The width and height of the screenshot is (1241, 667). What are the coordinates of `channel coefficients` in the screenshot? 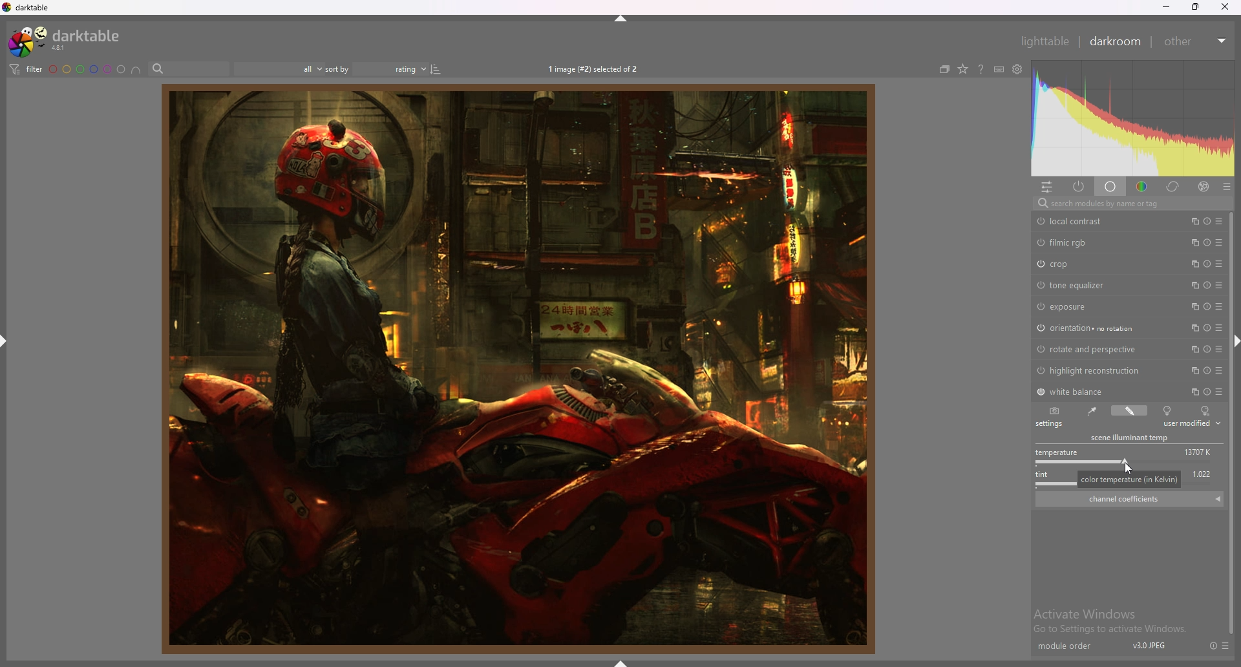 It's located at (1130, 499).